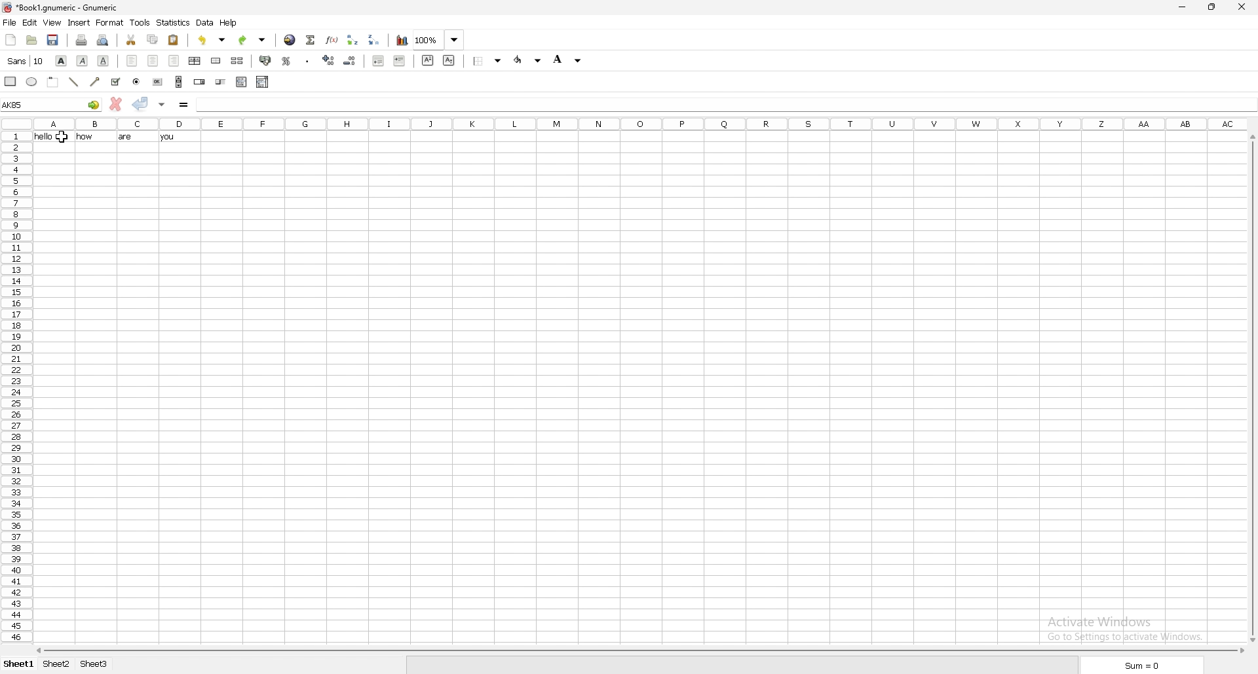 This screenshot has height=674, width=1258. Describe the element at coordinates (61, 7) in the screenshot. I see `file name` at that location.